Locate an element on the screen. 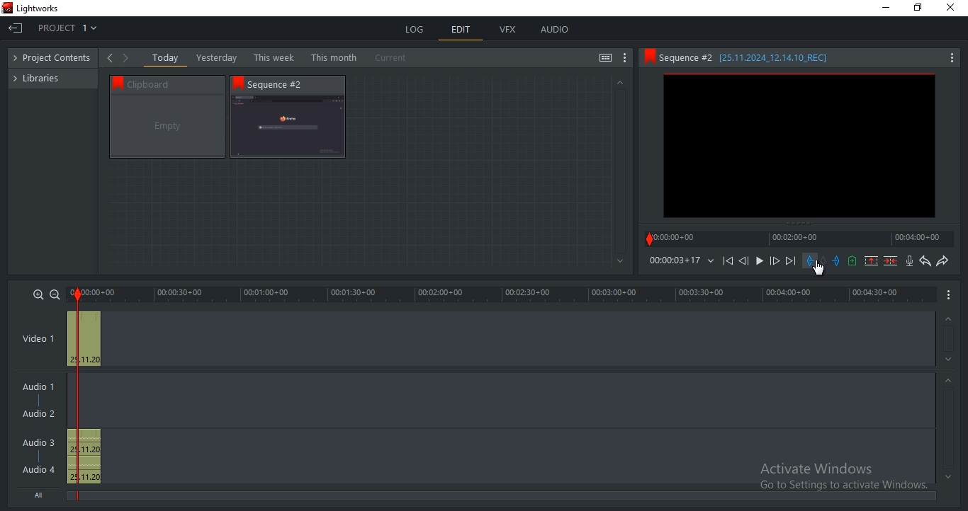 This screenshot has width=968, height=511. Navigate right options is located at coordinates (128, 58).